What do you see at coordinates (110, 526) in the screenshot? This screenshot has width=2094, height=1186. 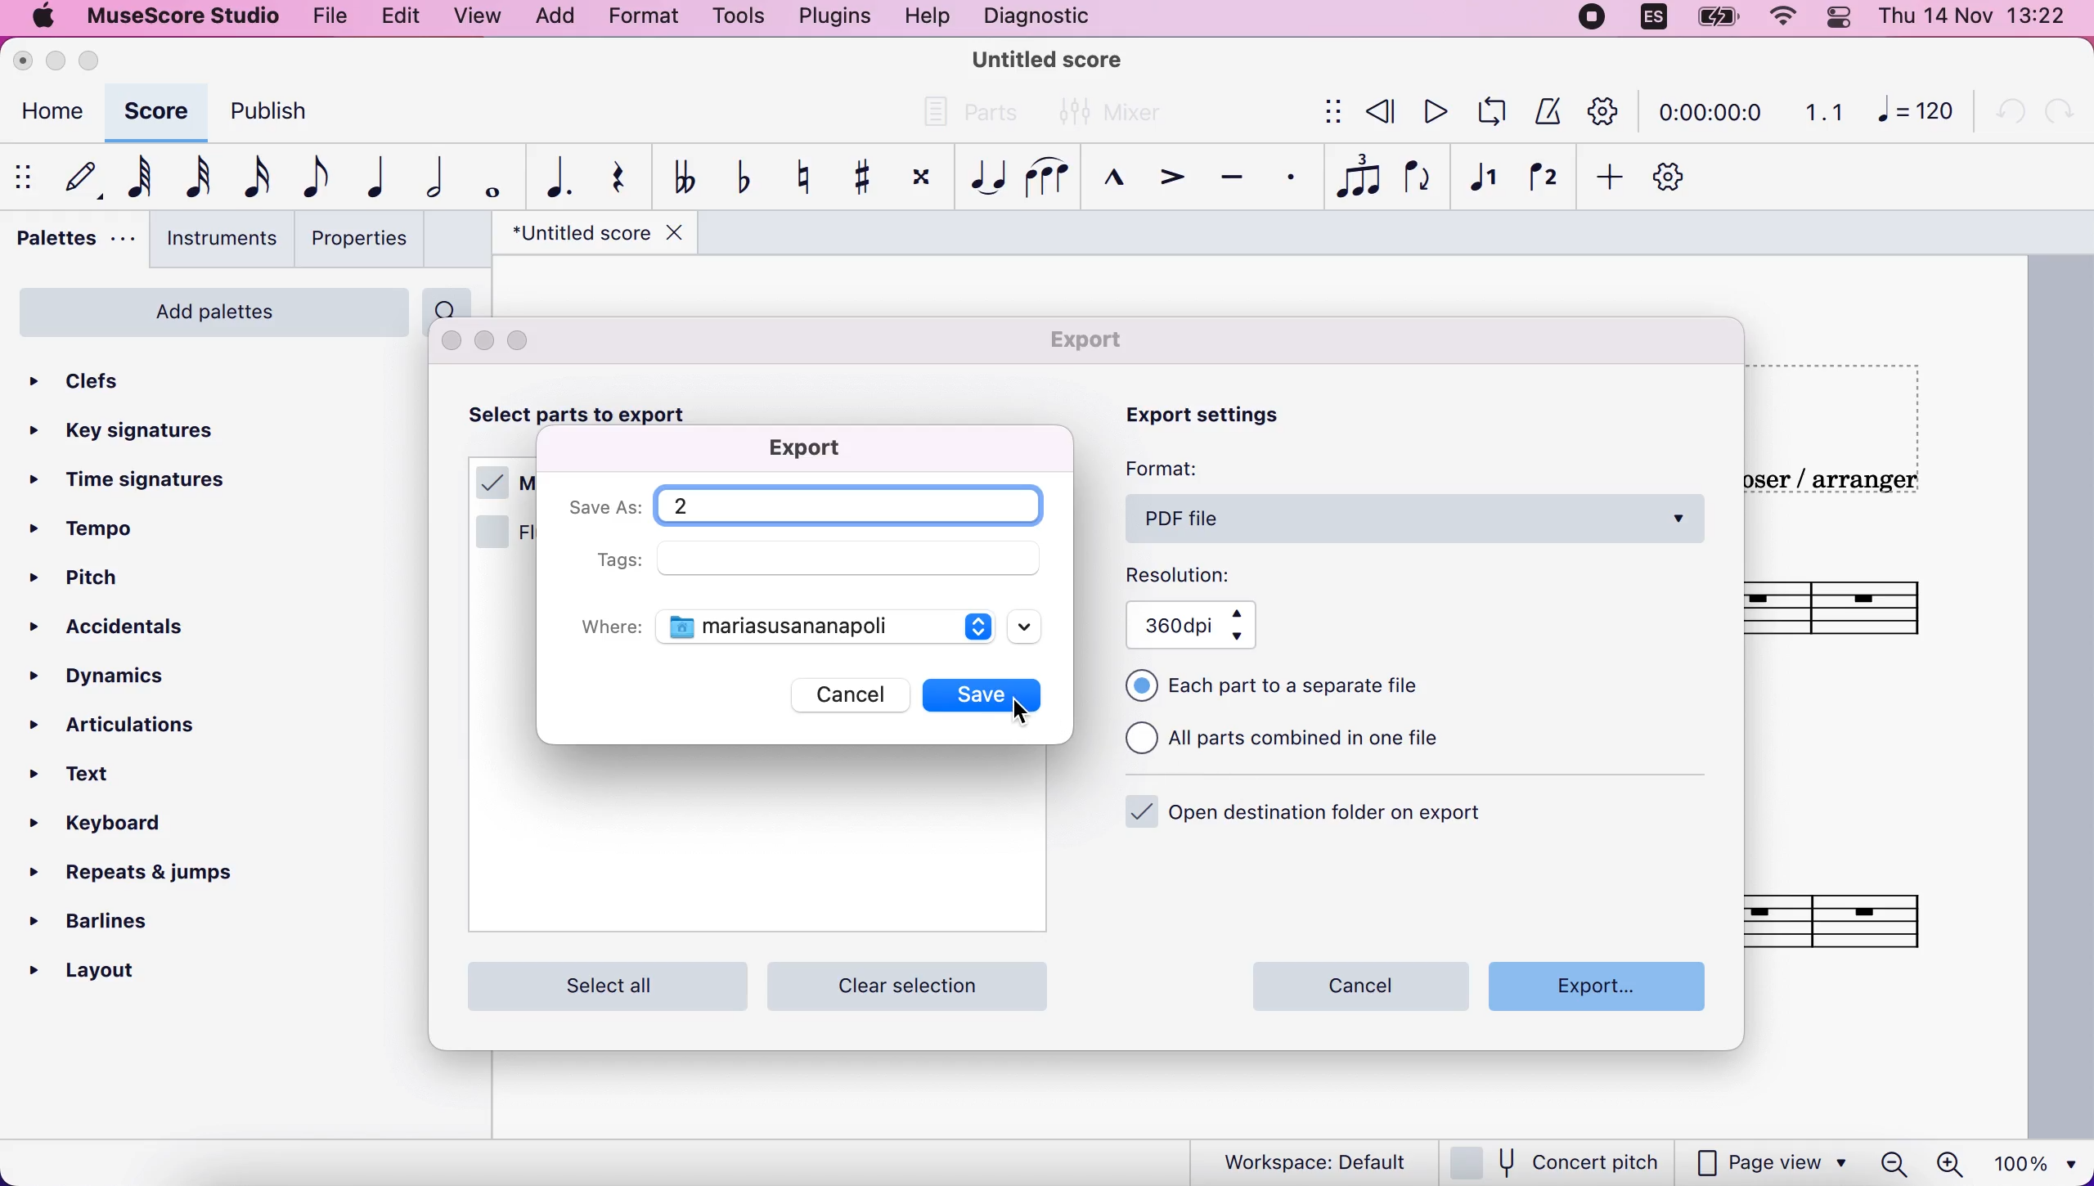 I see `tempo` at bounding box center [110, 526].